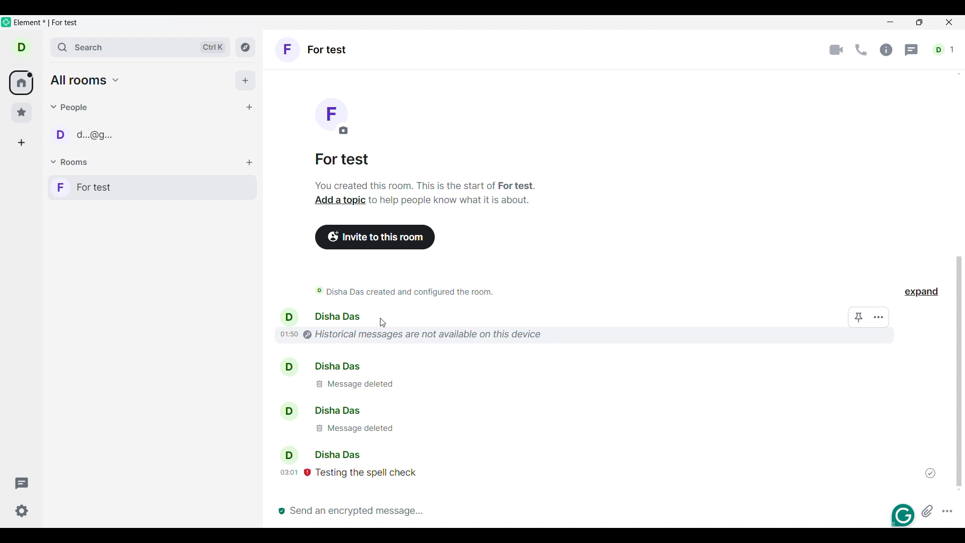 This screenshot has height=543, width=965. I want to click on More options, so click(947, 511).